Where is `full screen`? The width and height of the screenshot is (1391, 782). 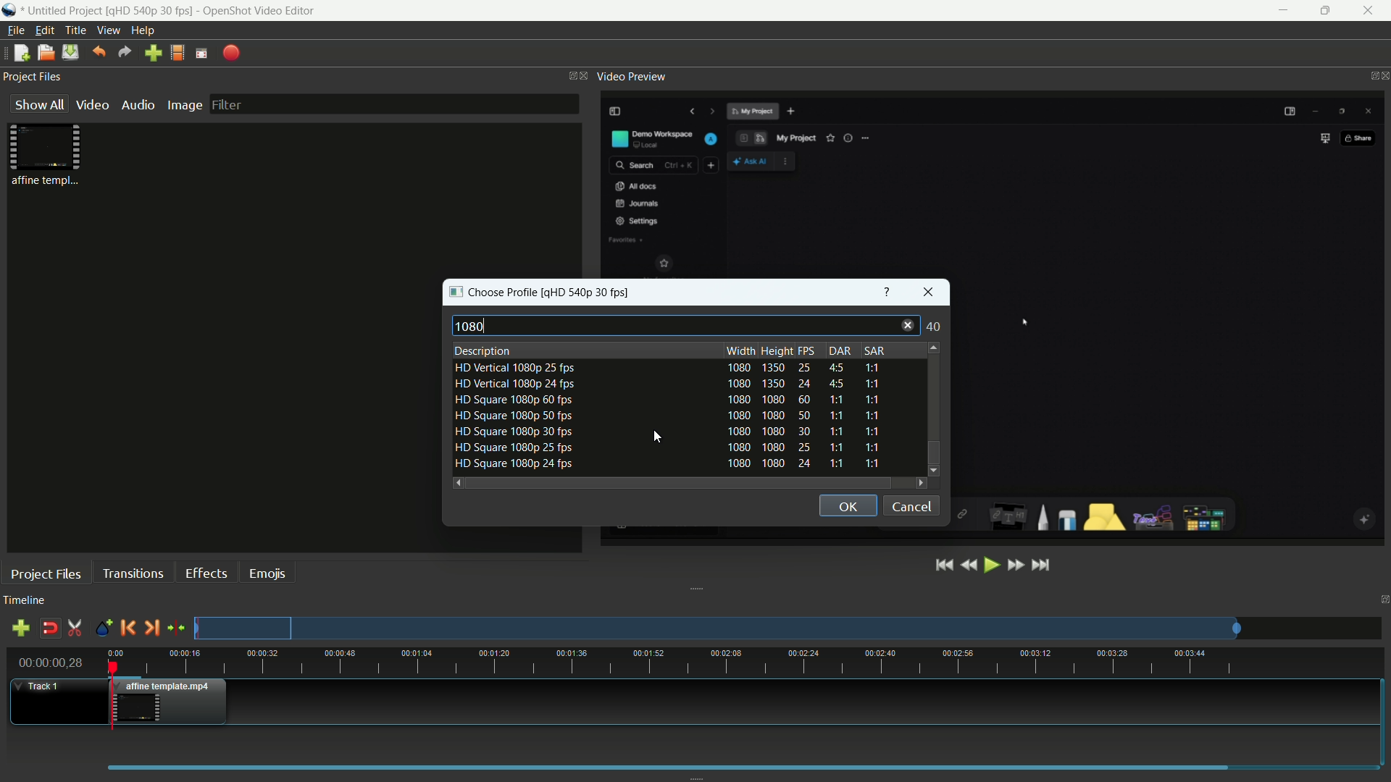 full screen is located at coordinates (201, 53).